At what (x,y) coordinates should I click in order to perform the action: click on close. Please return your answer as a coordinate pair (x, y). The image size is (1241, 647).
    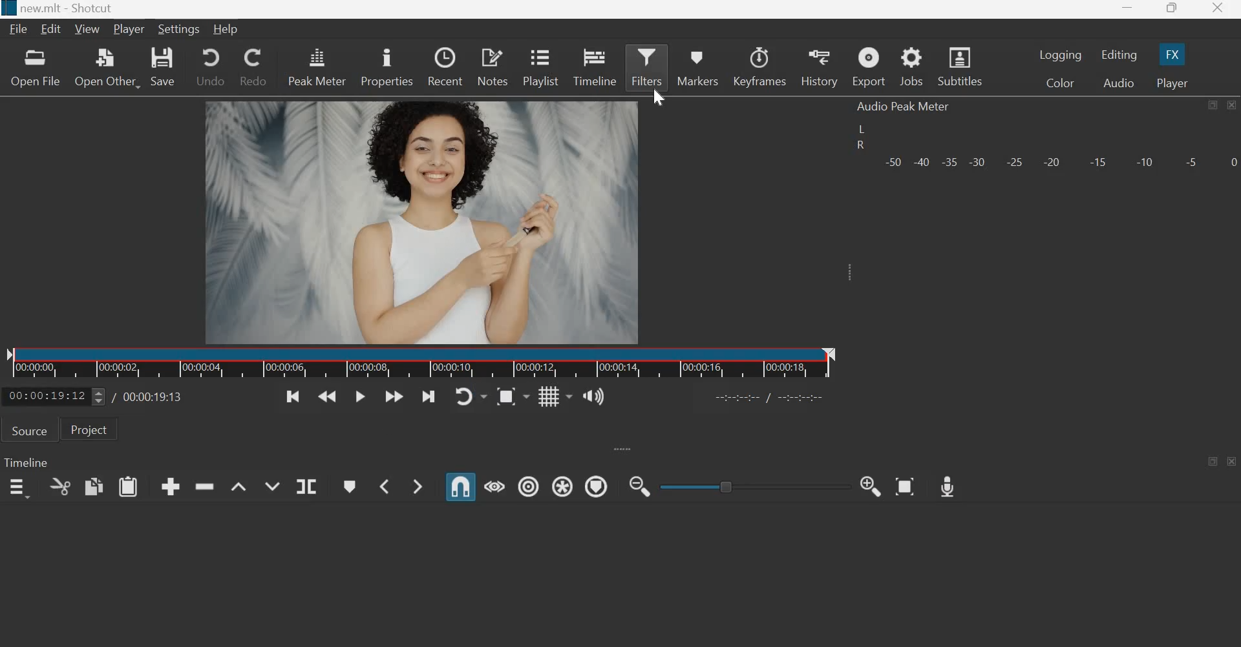
    Looking at the image, I should click on (1231, 105).